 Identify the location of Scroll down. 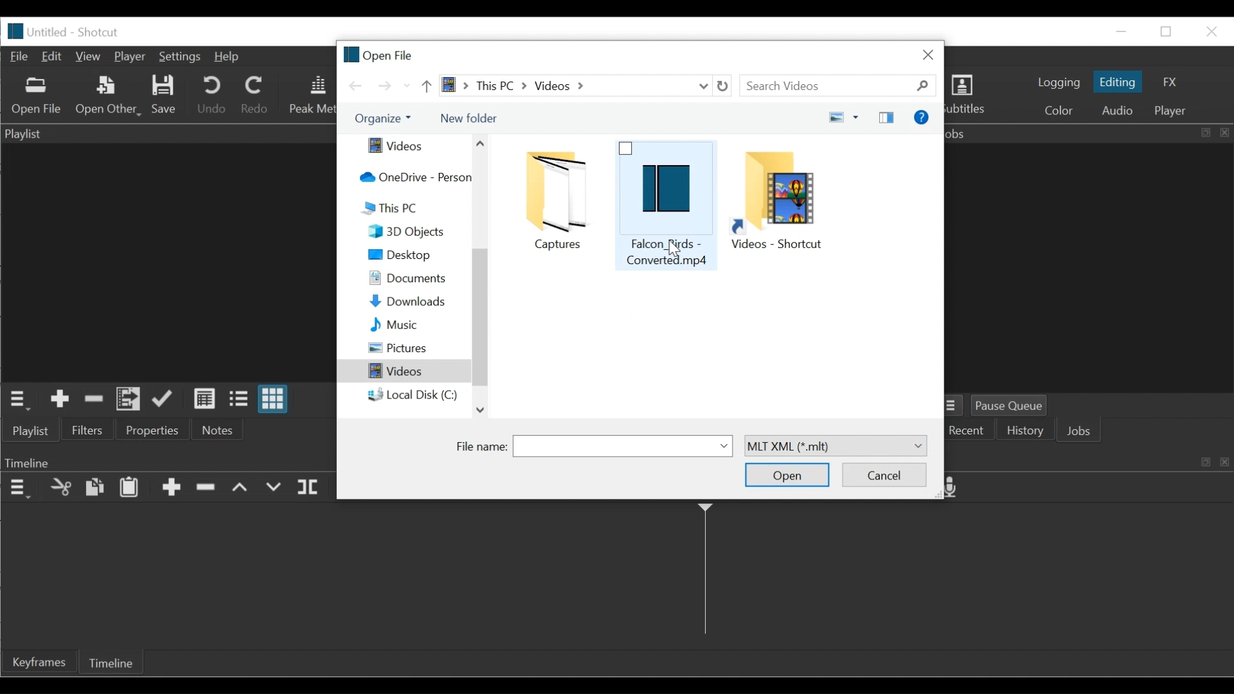
(479, 409).